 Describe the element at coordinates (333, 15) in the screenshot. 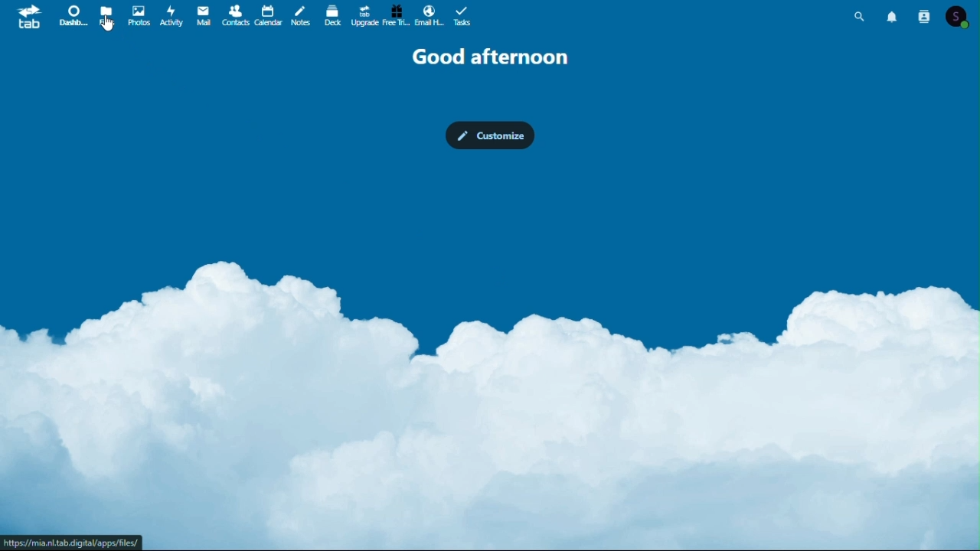

I see `deck` at that location.